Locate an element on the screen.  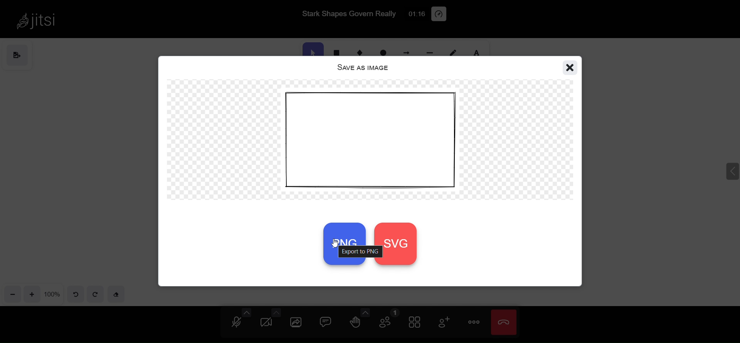
eraser is located at coordinates (117, 295).